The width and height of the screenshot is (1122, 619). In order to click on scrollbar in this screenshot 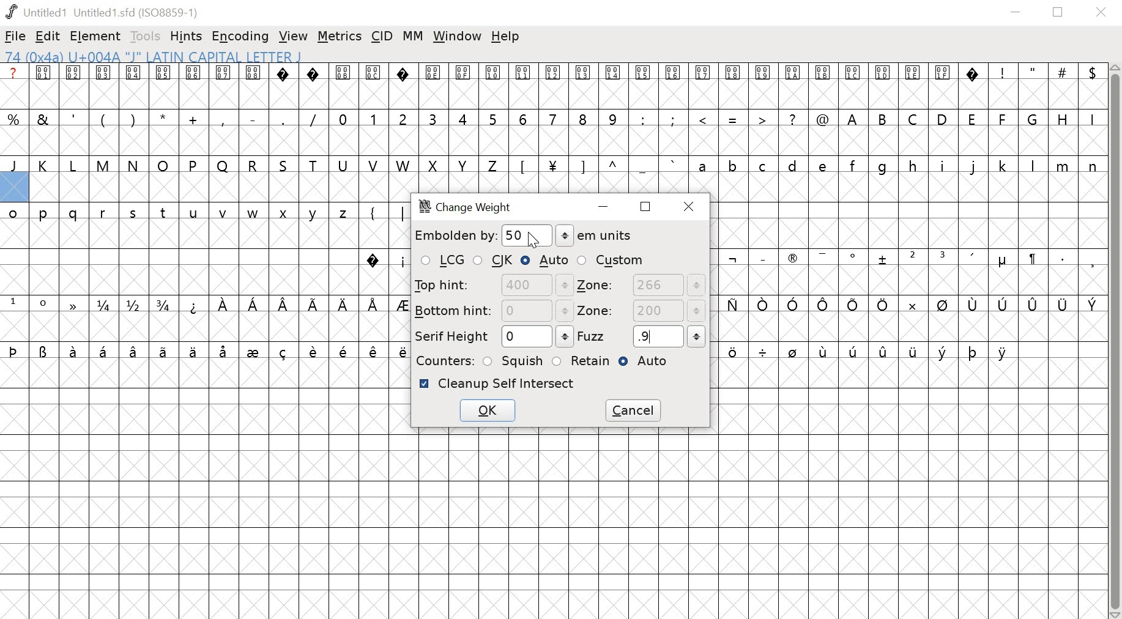, I will do `click(1115, 341)`.